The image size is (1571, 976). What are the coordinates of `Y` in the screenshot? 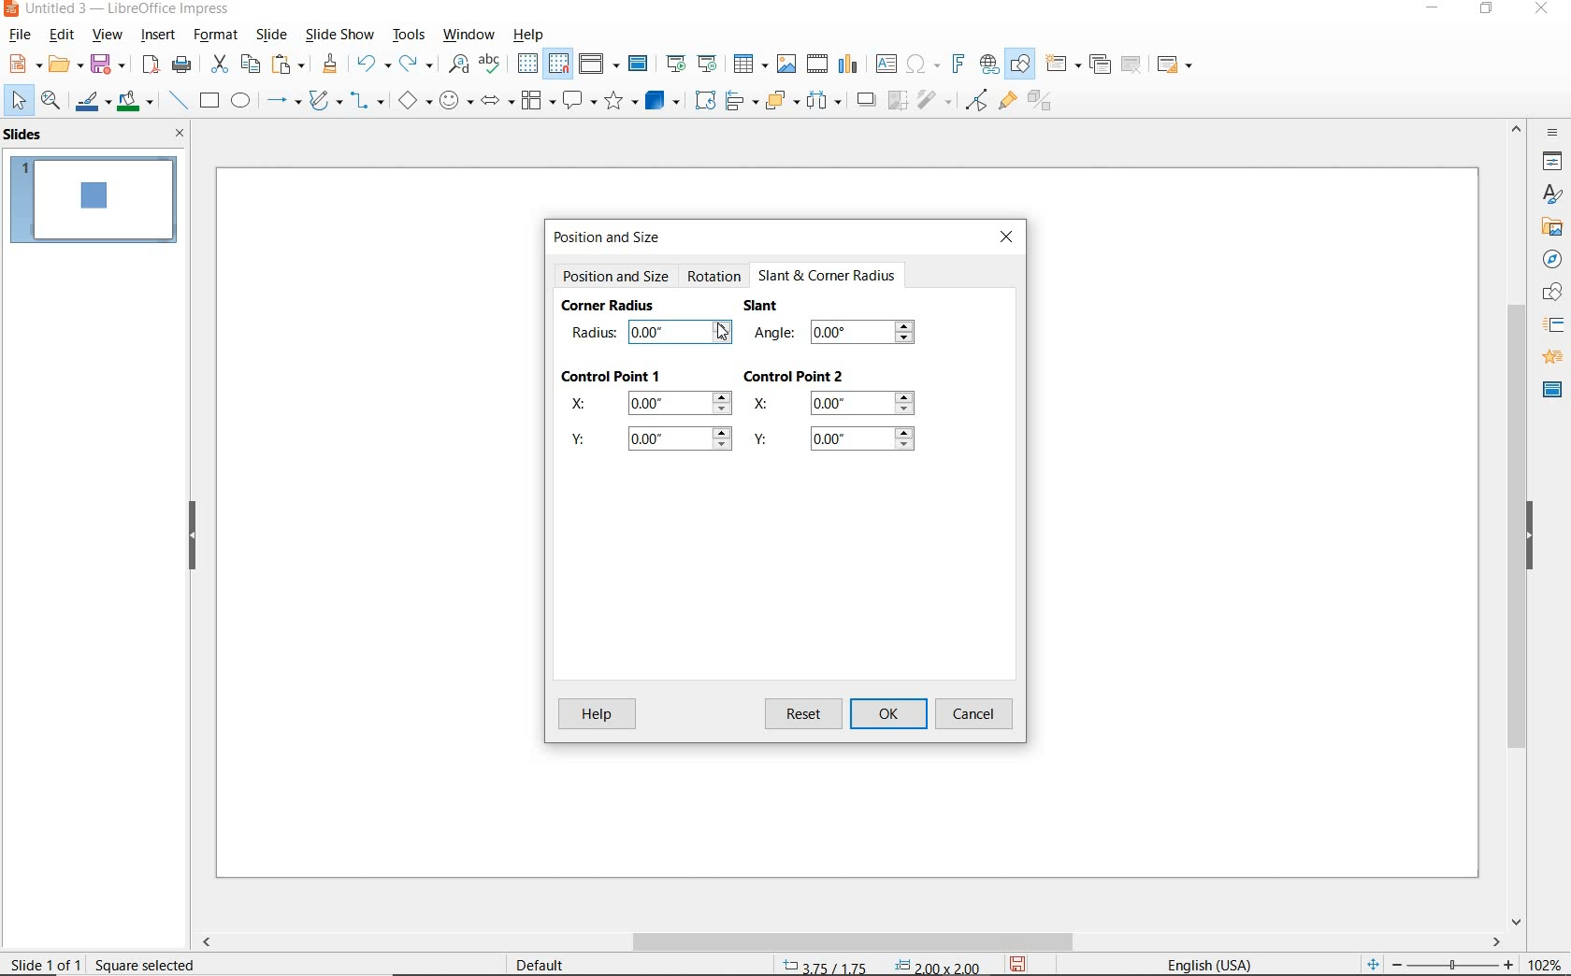 It's located at (837, 440).